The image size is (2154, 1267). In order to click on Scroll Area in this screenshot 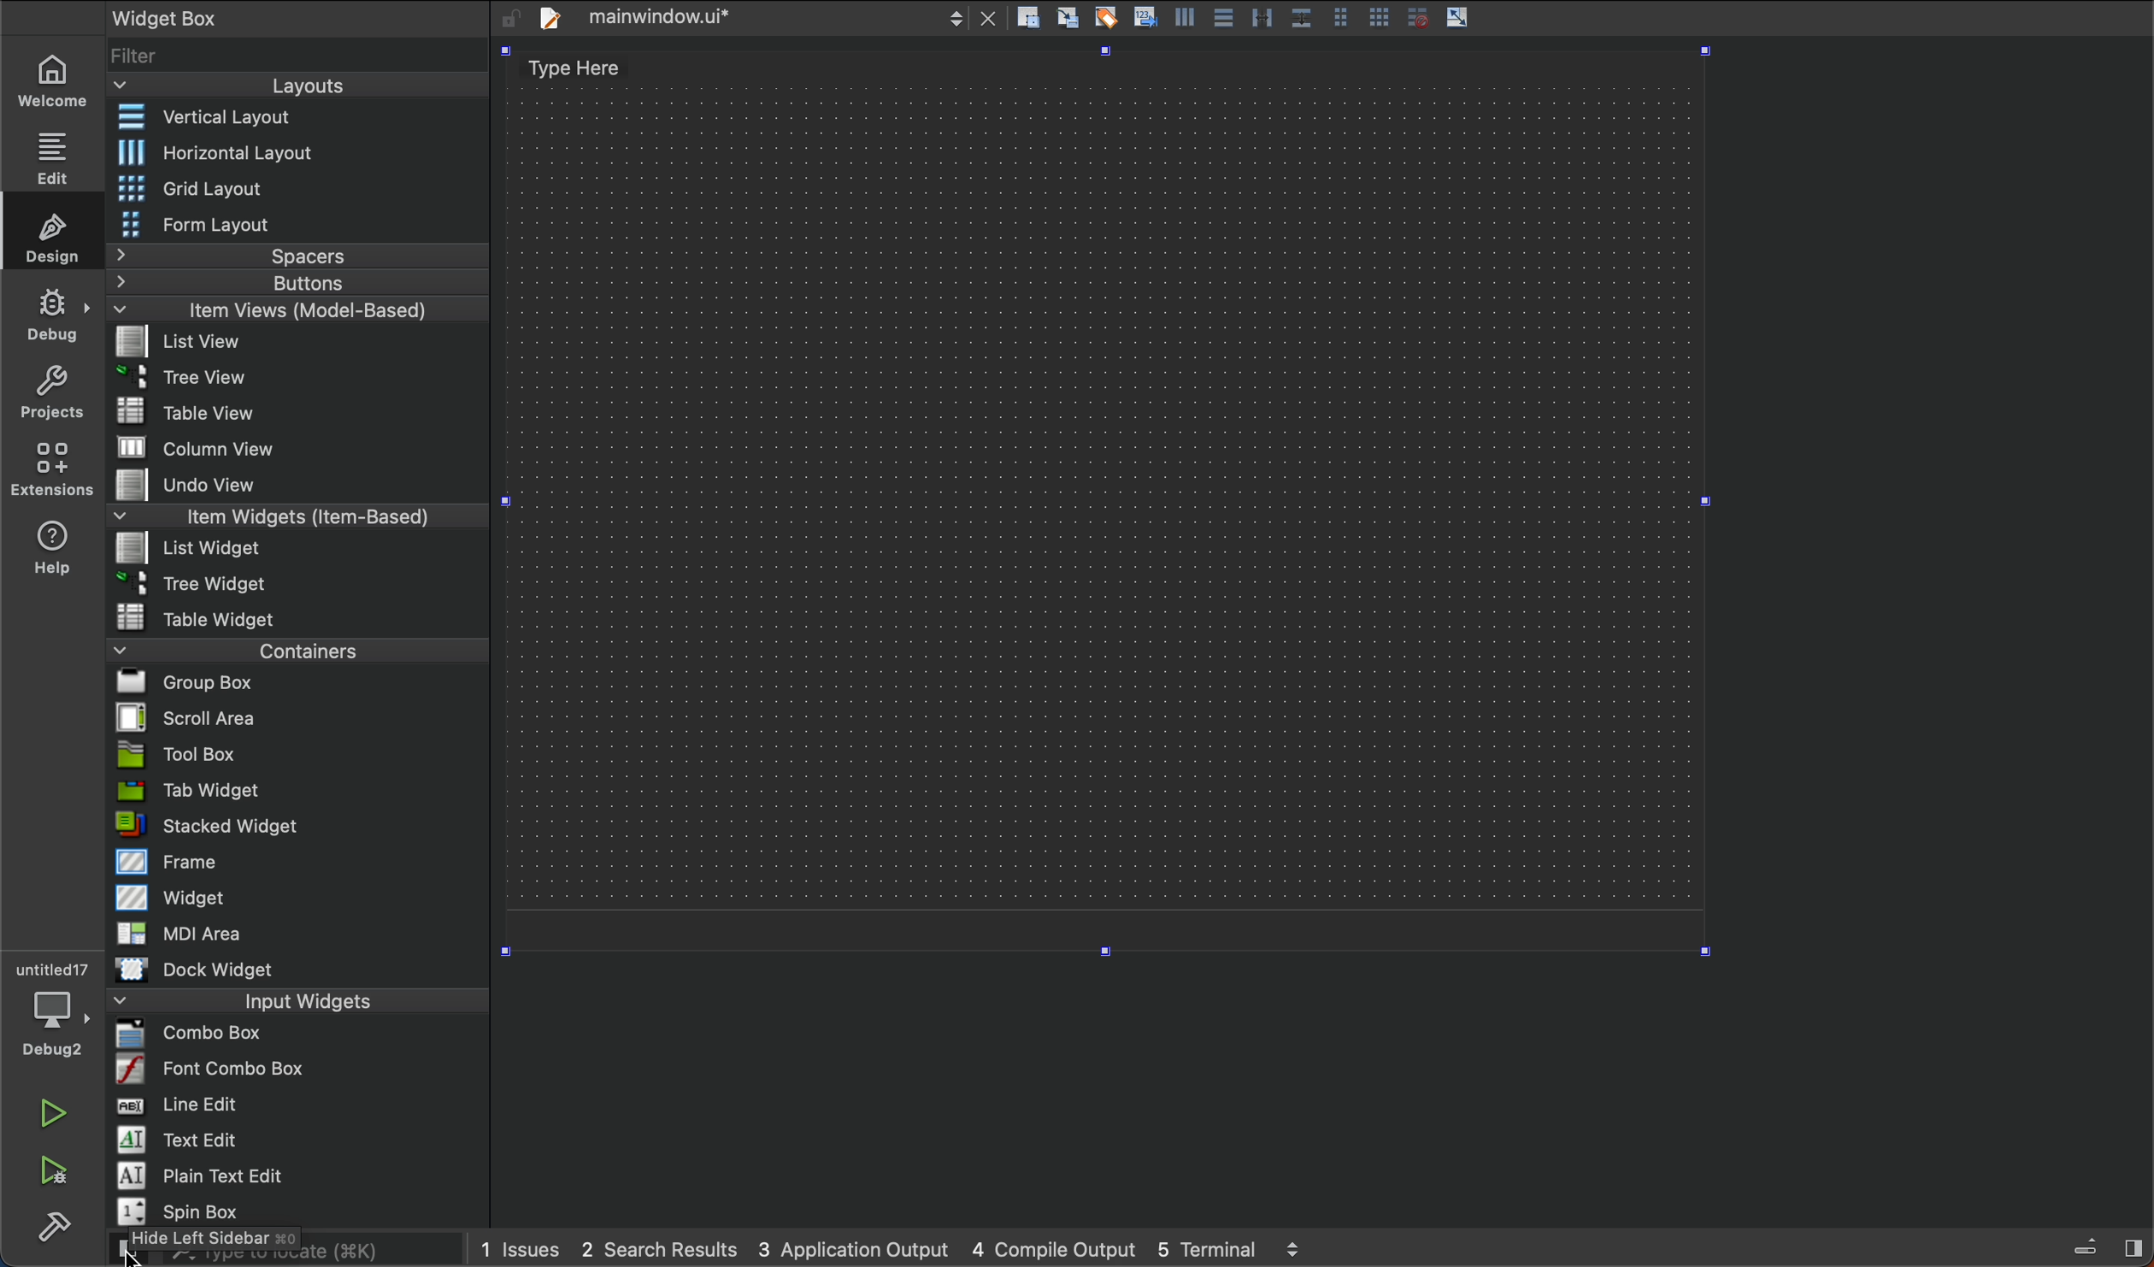, I will do `click(194, 717)`.